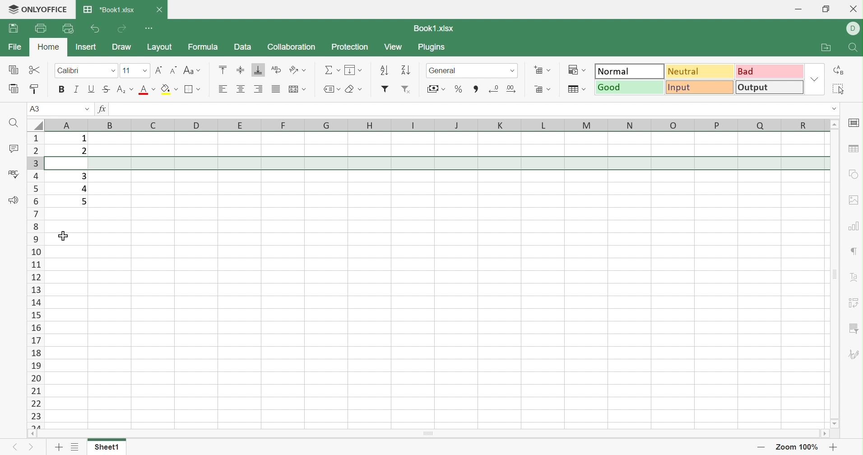  Describe the element at coordinates (835, 274) in the screenshot. I see `Scroll Bar` at that location.